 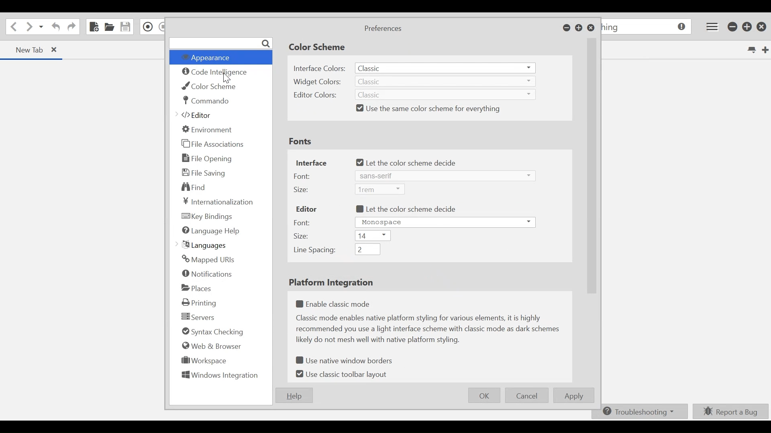 I want to click on Font:, so click(x=303, y=176).